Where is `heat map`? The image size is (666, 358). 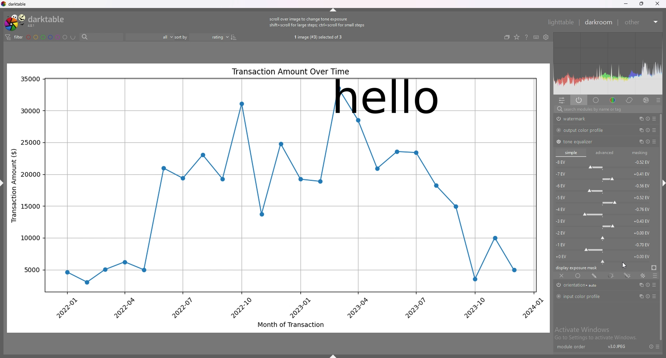
heat map is located at coordinates (608, 63).